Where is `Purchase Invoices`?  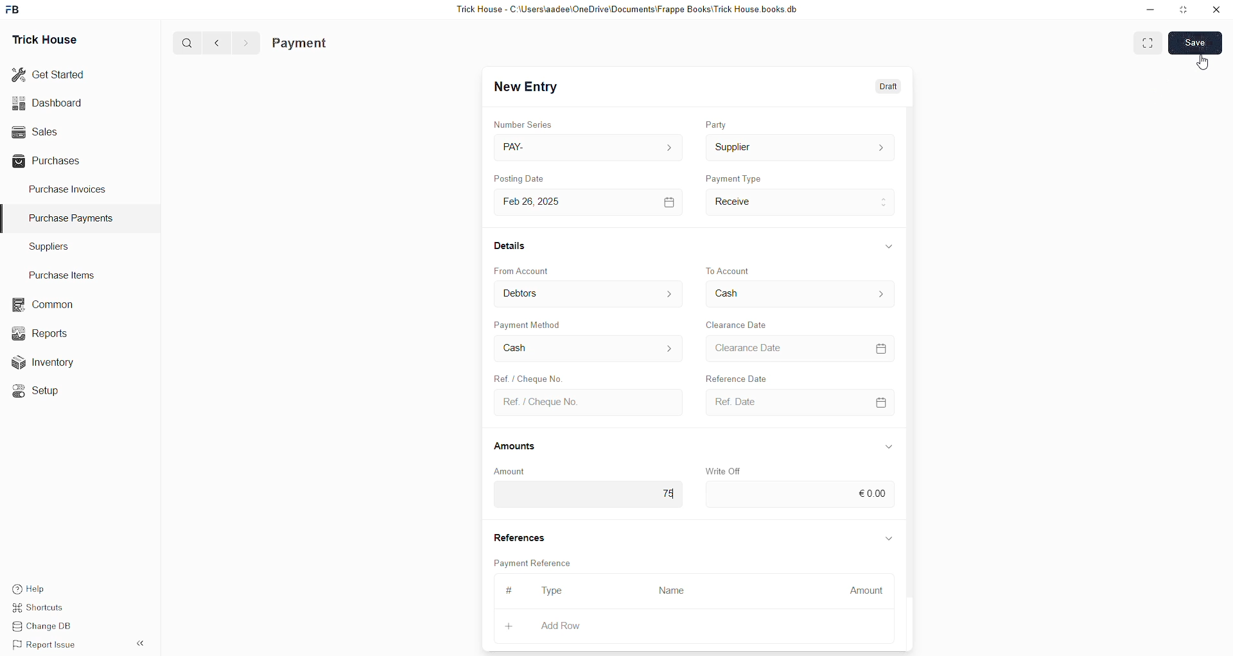 Purchase Invoices is located at coordinates (66, 191).